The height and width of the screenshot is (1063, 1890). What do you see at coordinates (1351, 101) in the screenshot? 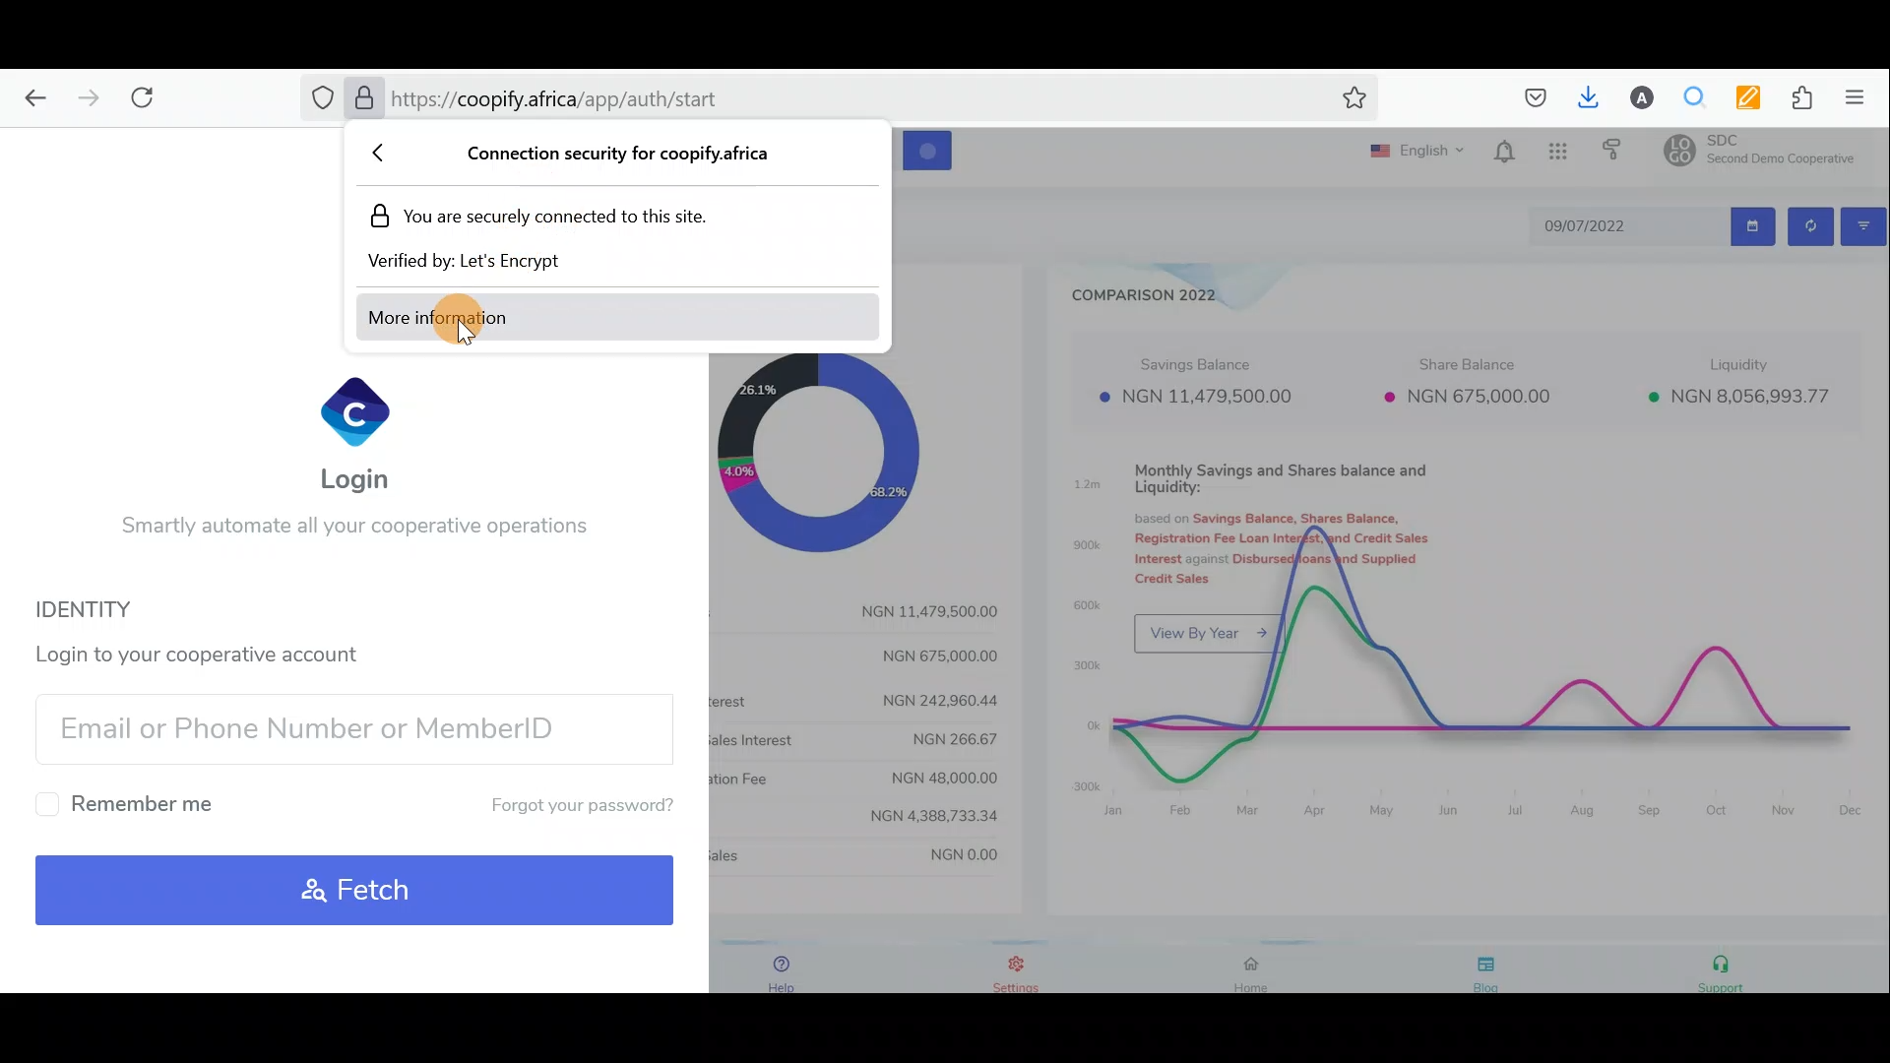
I see `Bookmark this page` at bounding box center [1351, 101].